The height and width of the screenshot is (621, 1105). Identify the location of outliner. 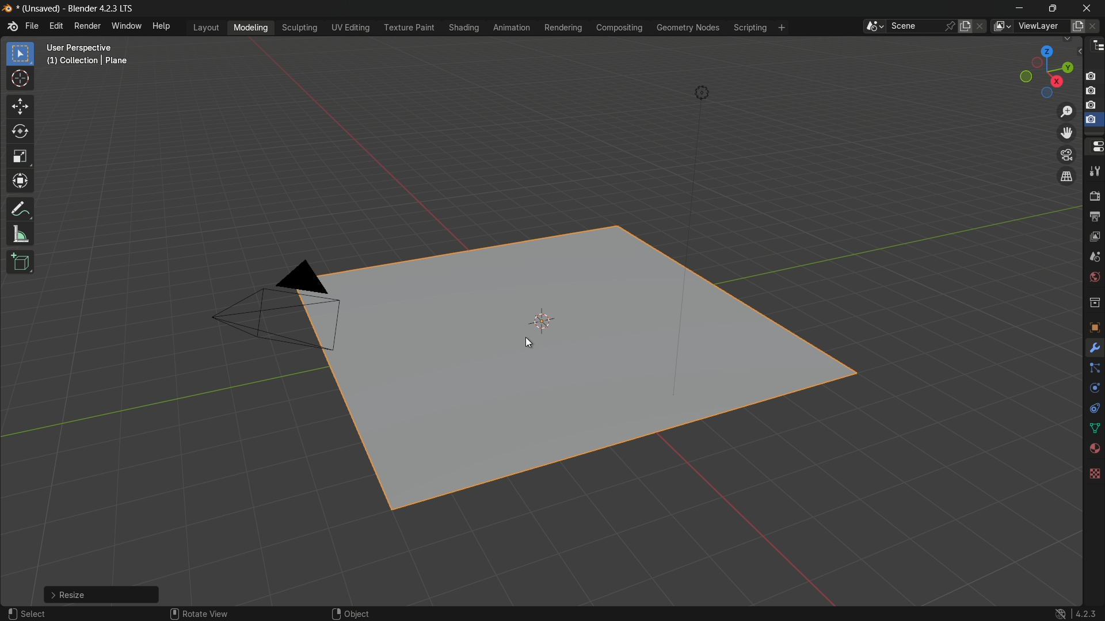
(1096, 47).